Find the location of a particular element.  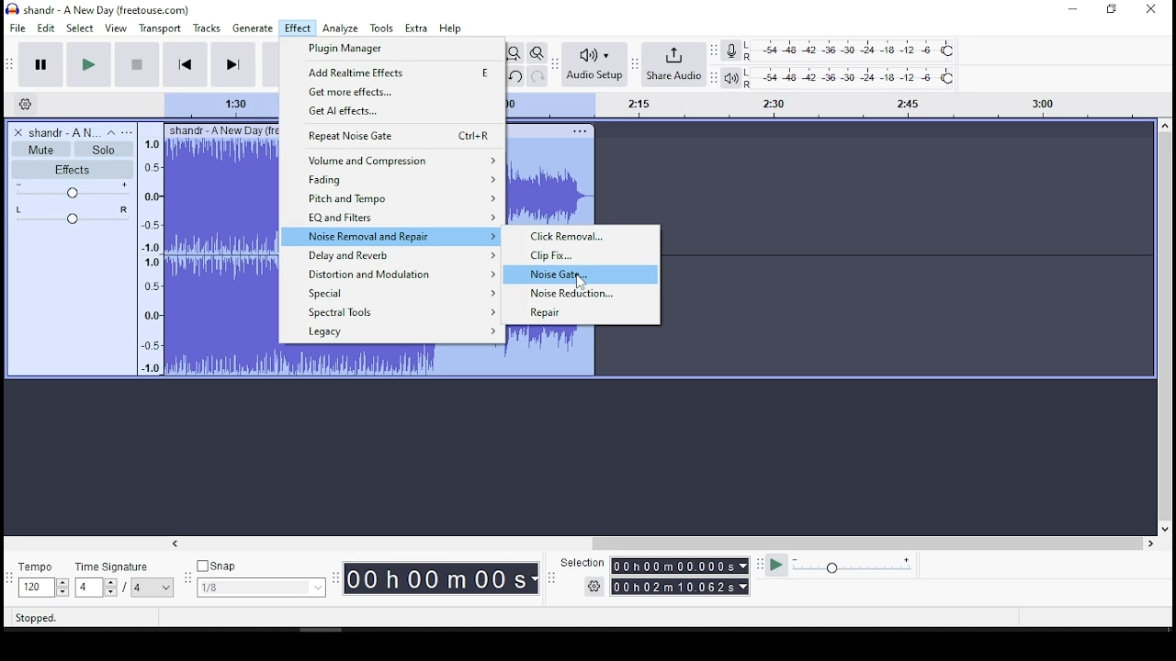

clip fix is located at coordinates (585, 256).